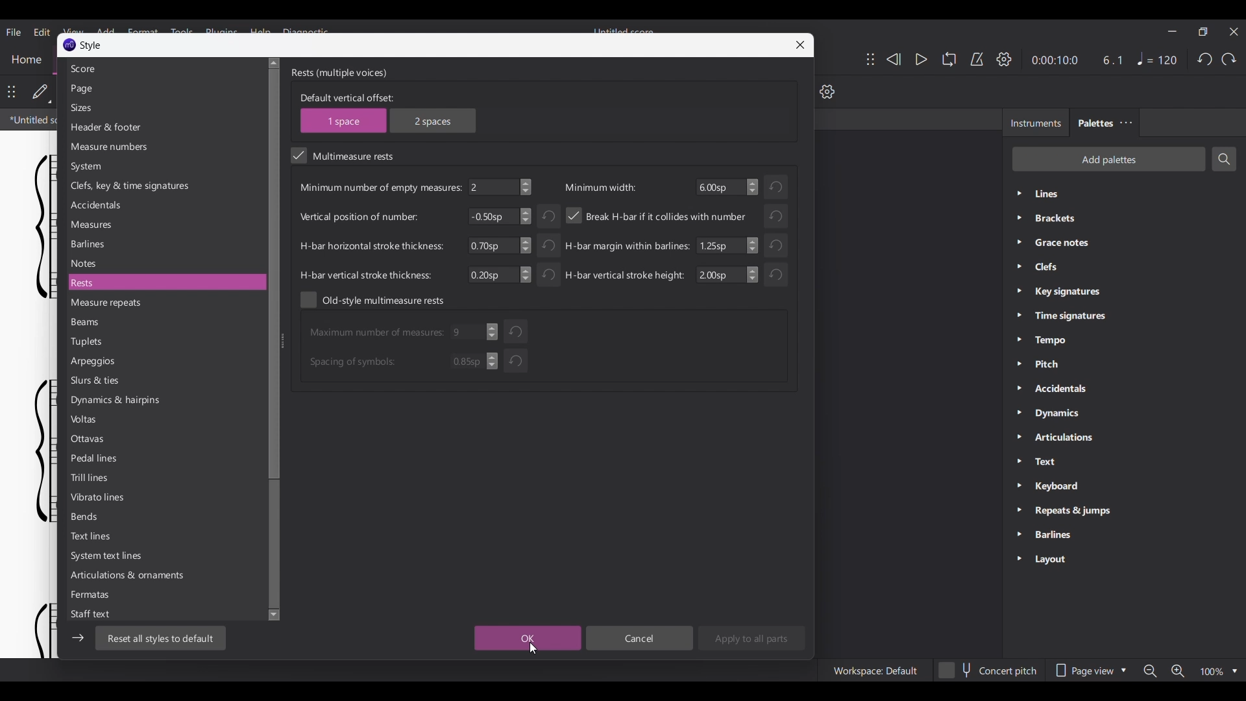 This screenshot has width=1246, height=701. I want to click on Score, so click(165, 68).